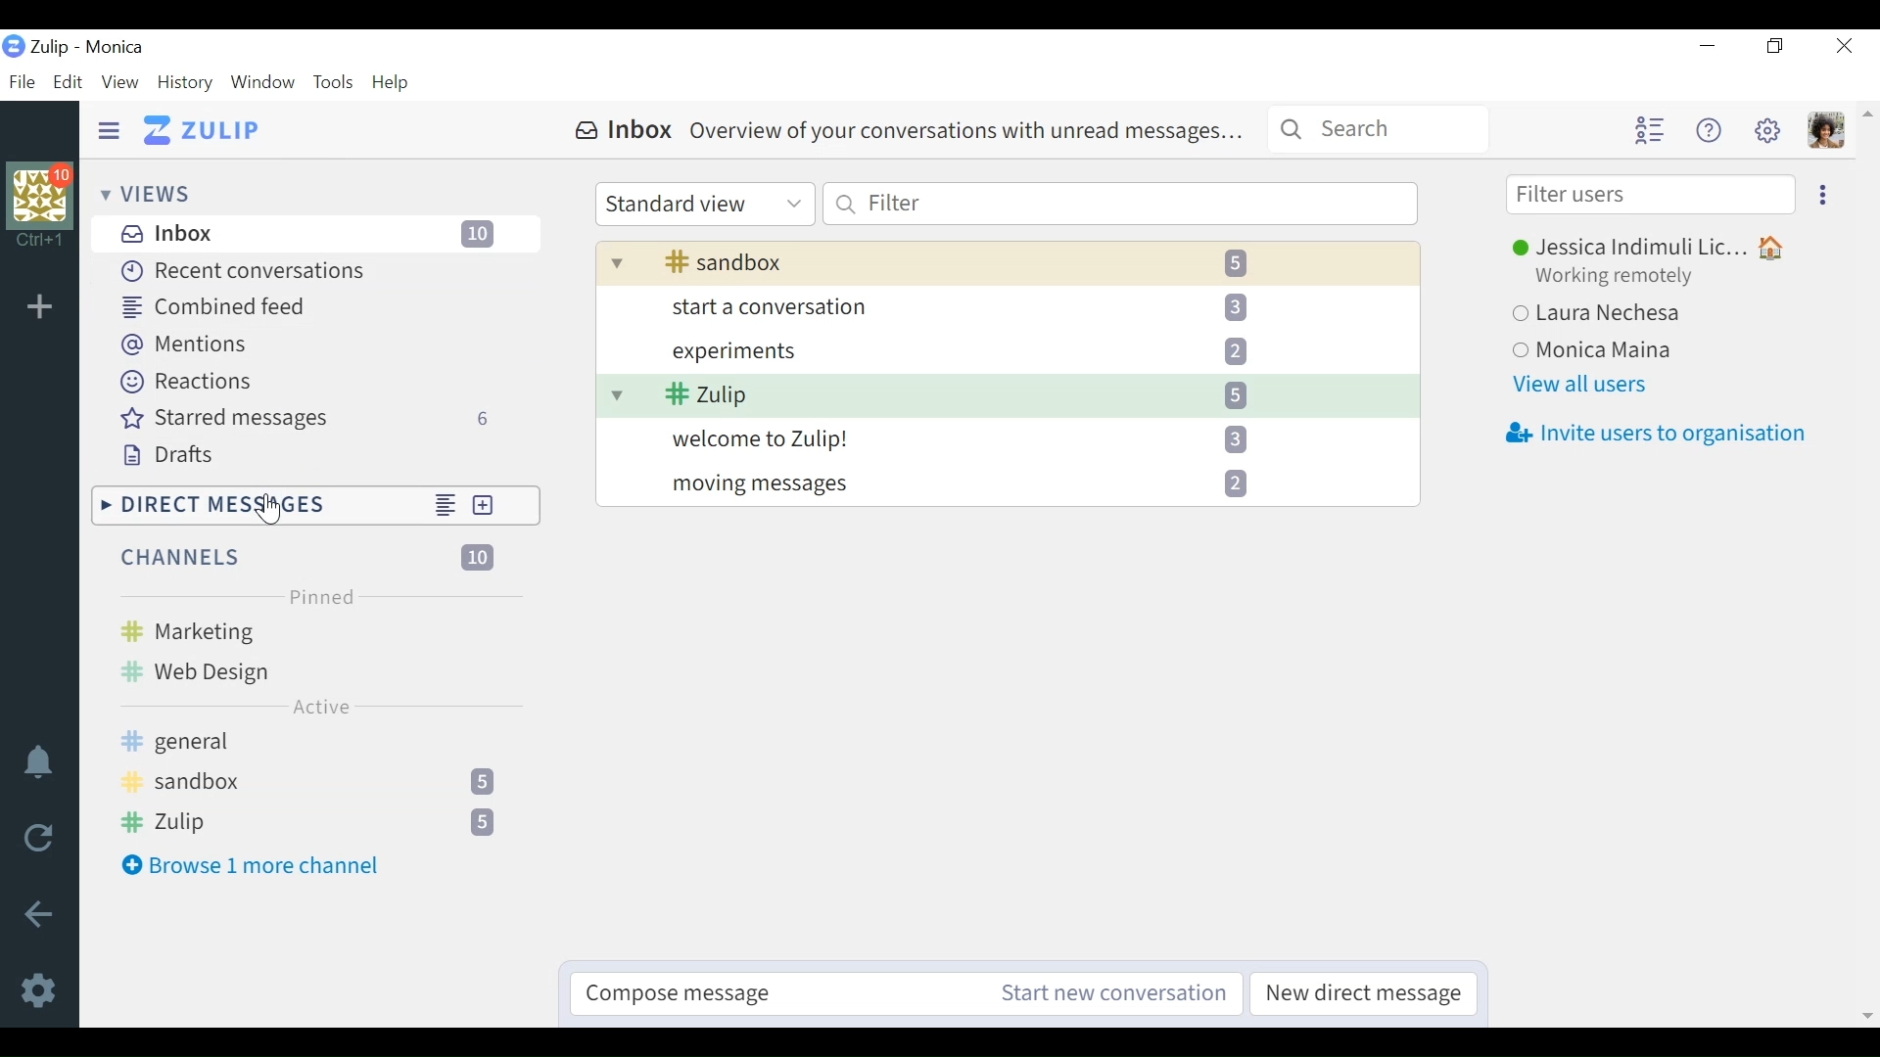 The height and width of the screenshot is (1057, 1880). What do you see at coordinates (142, 193) in the screenshot?
I see `Views` at bounding box center [142, 193].